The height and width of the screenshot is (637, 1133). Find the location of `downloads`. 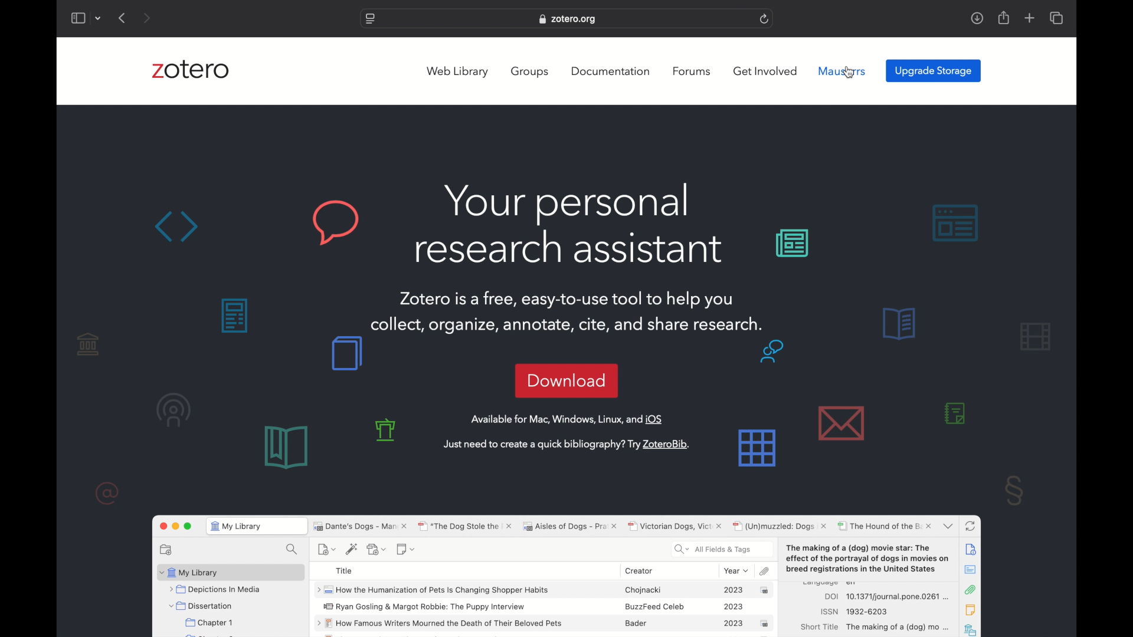

downloads is located at coordinates (977, 18).